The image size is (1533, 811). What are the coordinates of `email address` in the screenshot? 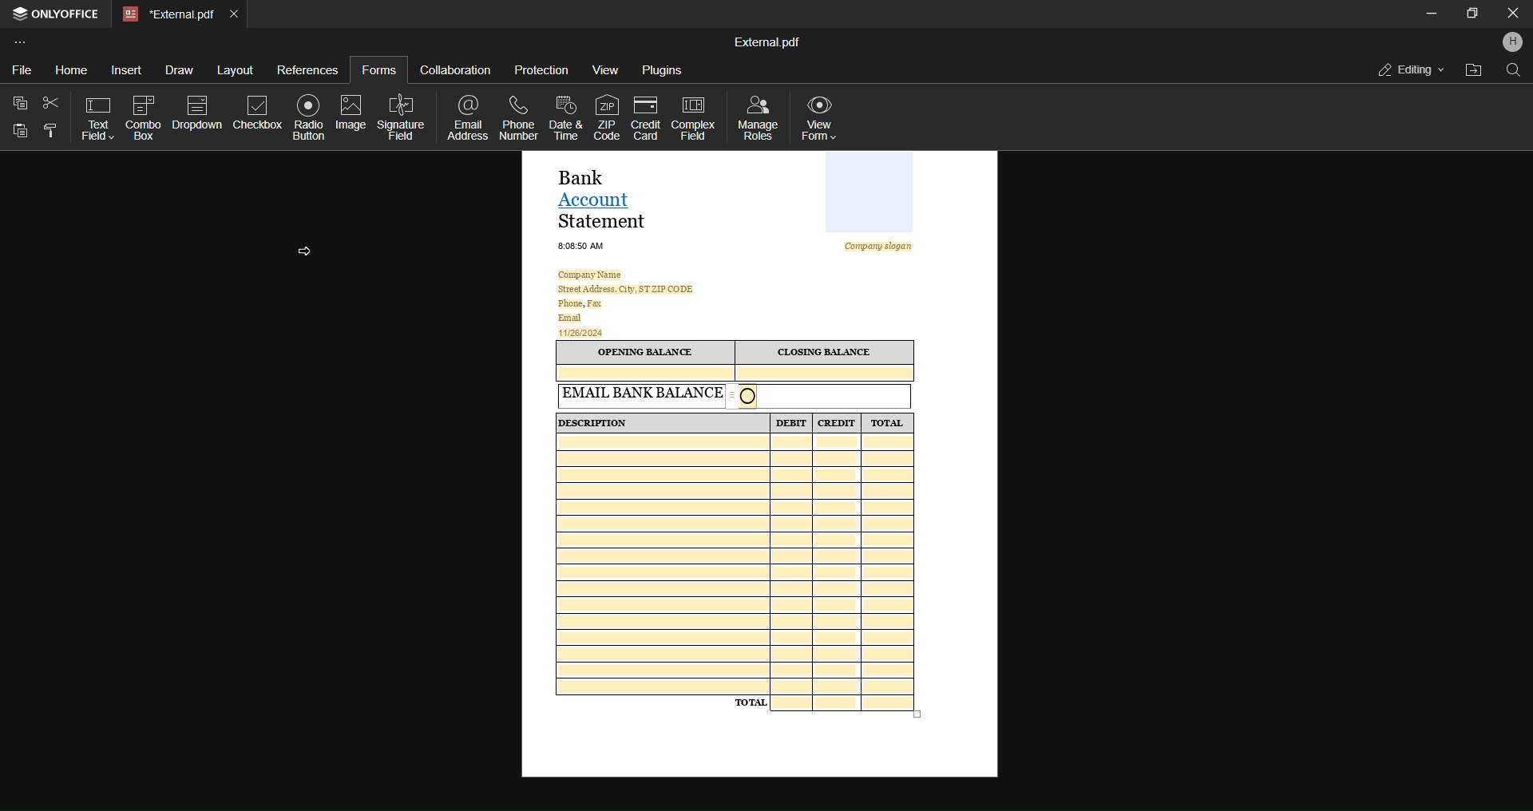 It's located at (468, 117).